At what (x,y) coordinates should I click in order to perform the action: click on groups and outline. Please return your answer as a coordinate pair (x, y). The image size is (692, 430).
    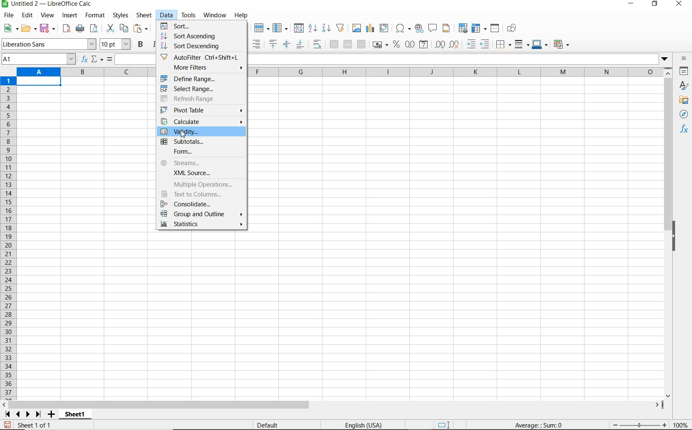
    Looking at the image, I should click on (200, 215).